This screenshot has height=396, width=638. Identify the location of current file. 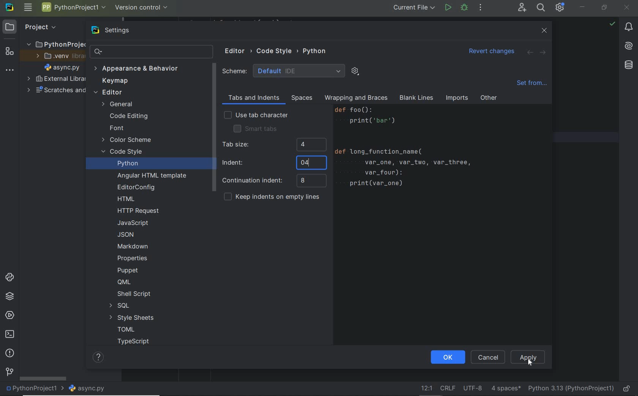
(415, 8).